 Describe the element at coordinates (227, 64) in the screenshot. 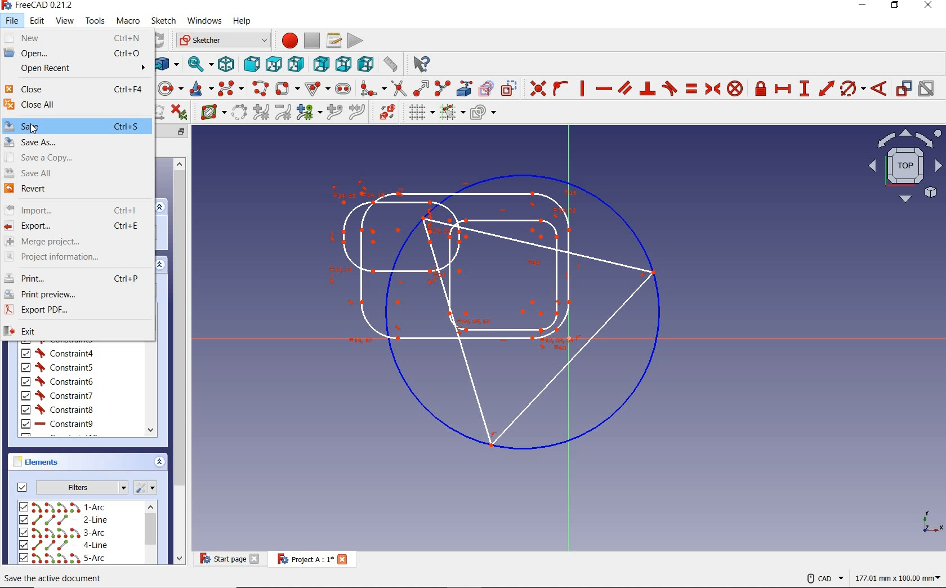

I see `isometric` at that location.